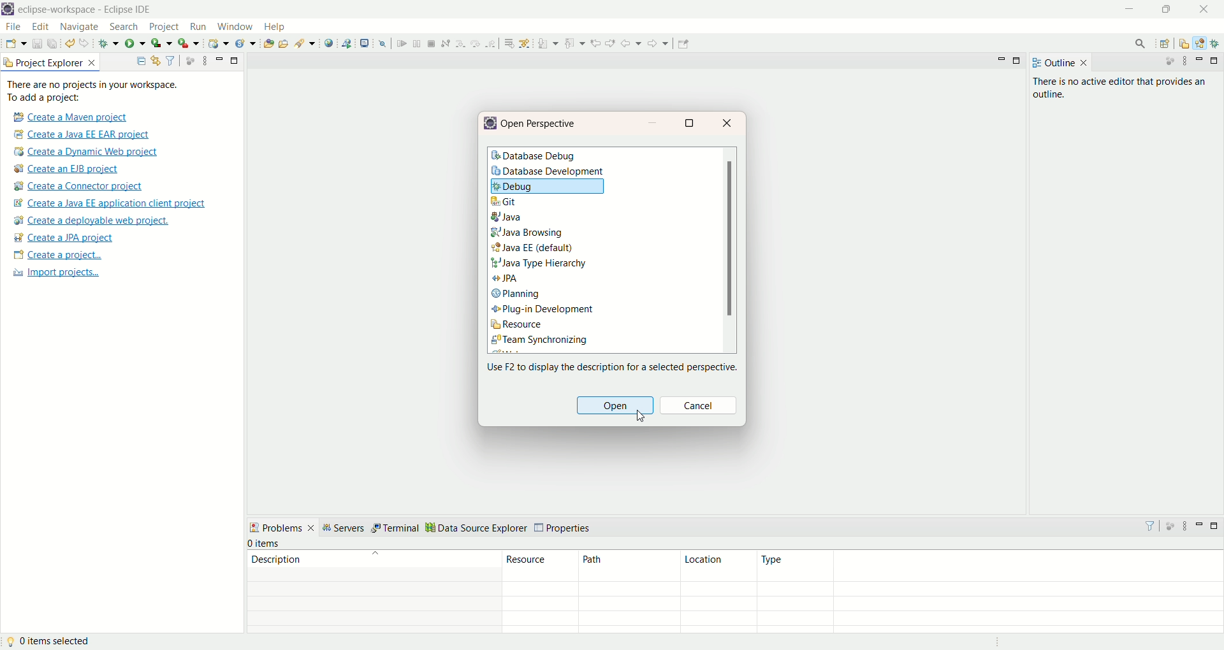 The image size is (1224, 650). I want to click on open type, so click(268, 45).